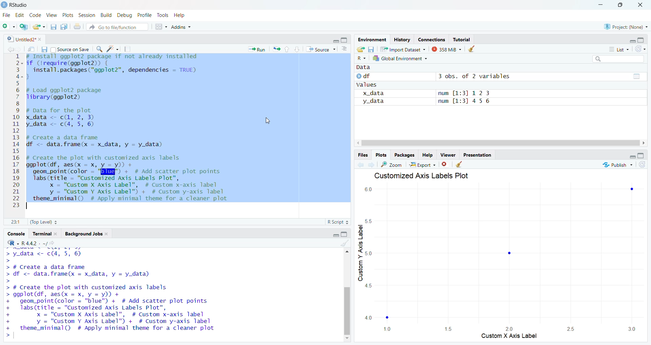  Describe the element at coordinates (635, 76) in the screenshot. I see `view` at that location.